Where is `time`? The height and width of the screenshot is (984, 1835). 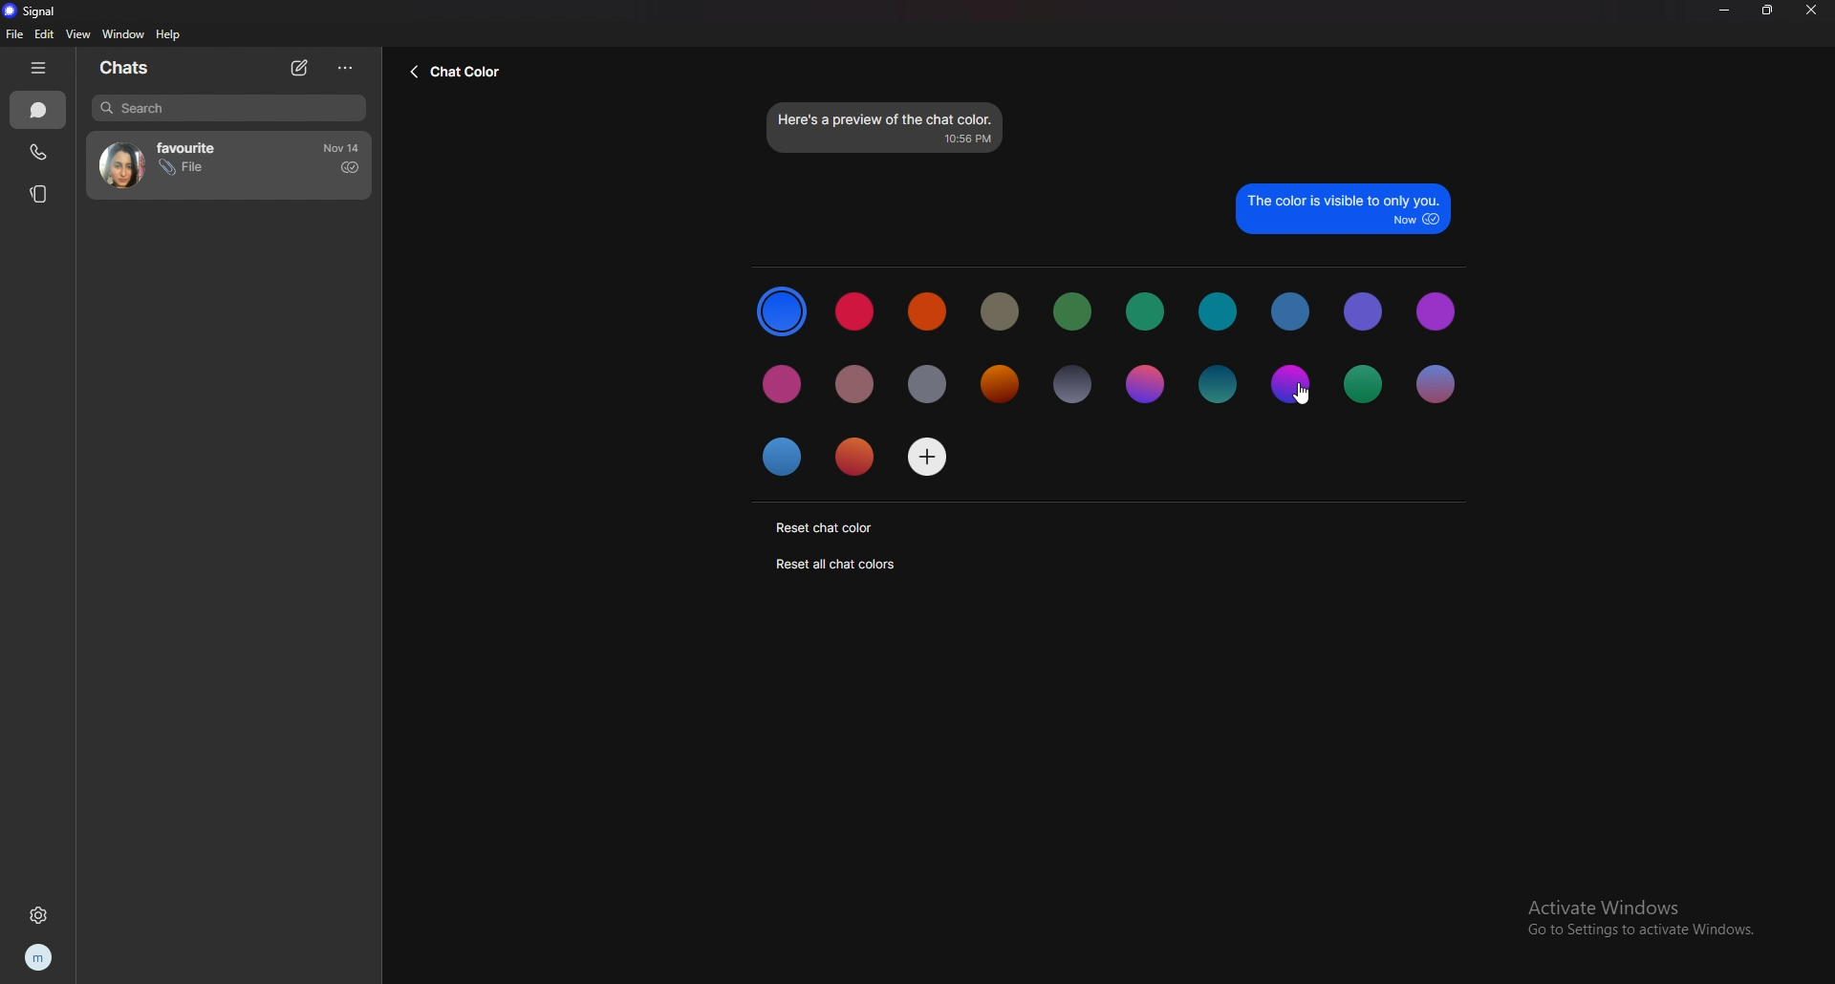
time is located at coordinates (343, 148).